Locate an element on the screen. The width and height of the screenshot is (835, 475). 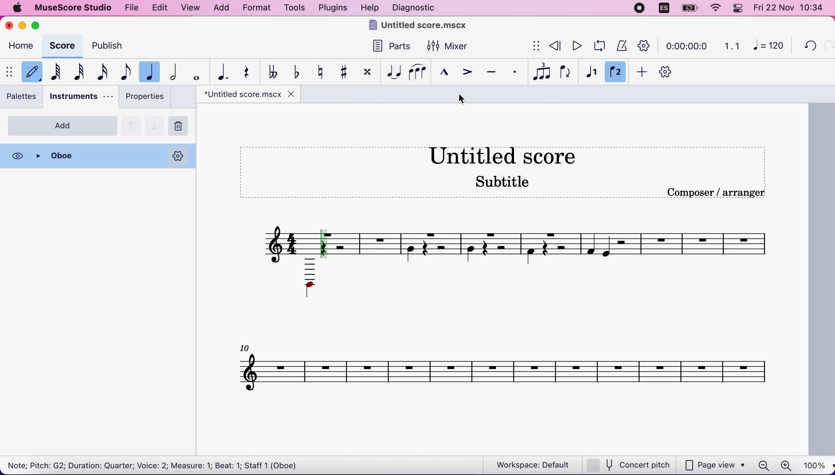
workspace: default is located at coordinates (526, 464).